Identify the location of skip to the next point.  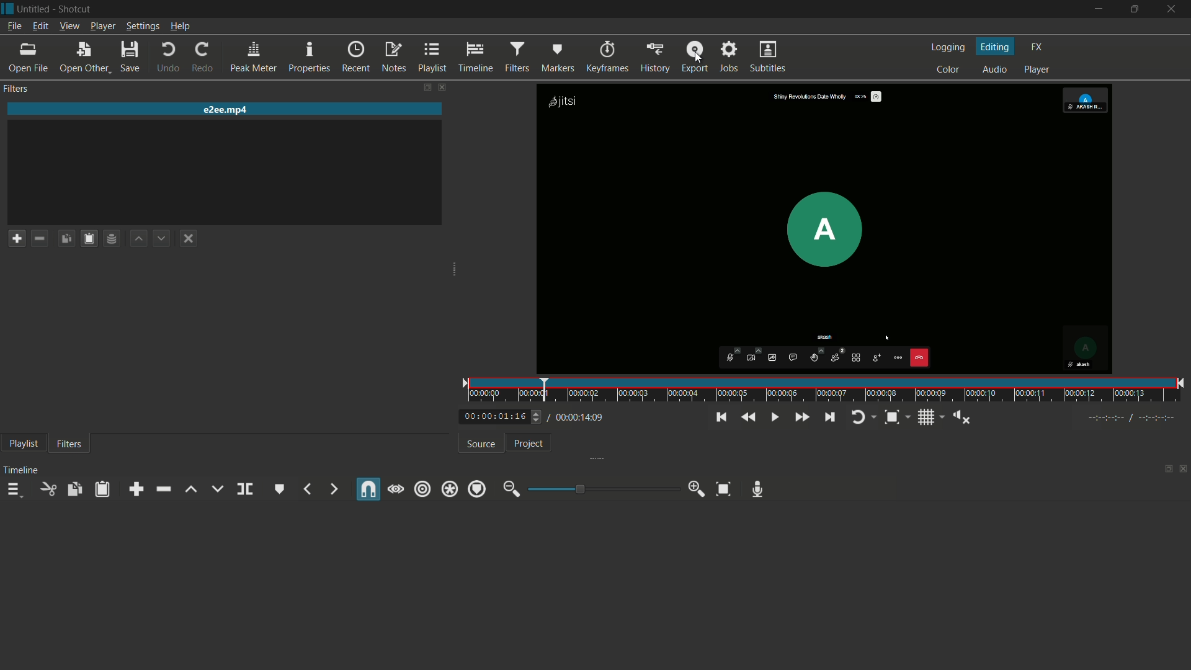
(831, 418).